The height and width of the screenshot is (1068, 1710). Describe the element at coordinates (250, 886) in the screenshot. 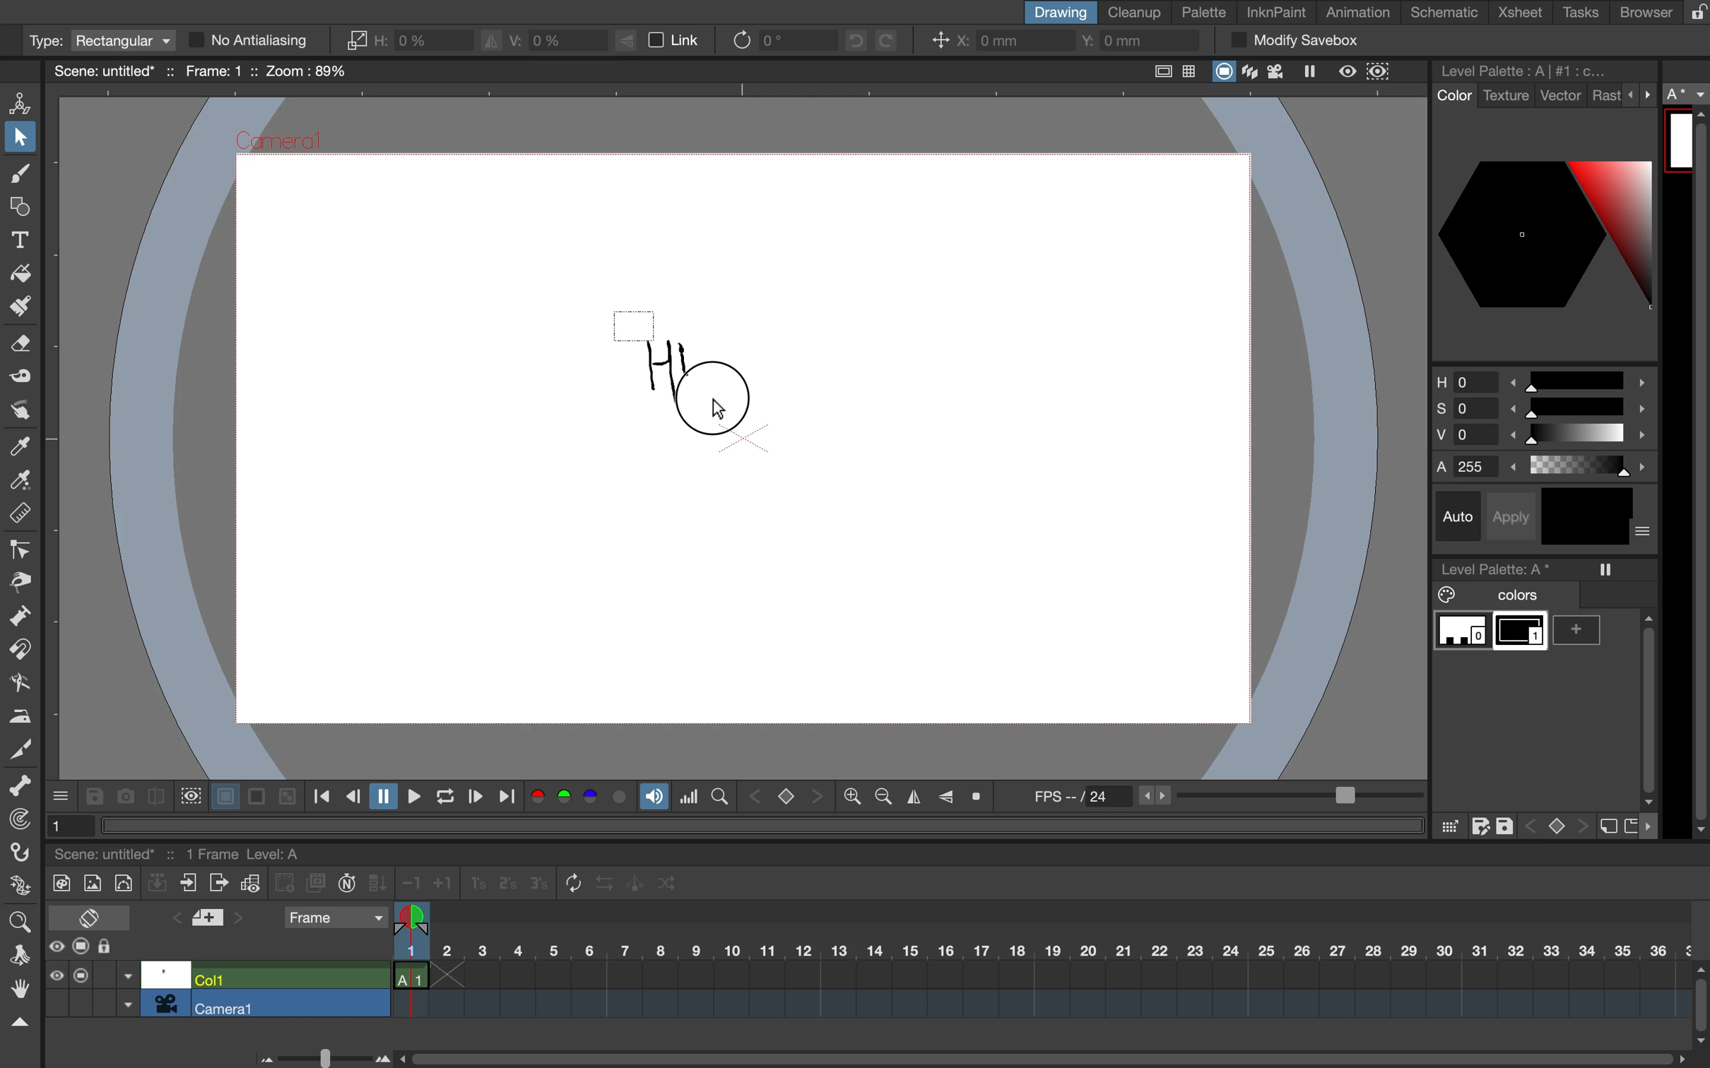

I see `toggle edit in place` at that location.